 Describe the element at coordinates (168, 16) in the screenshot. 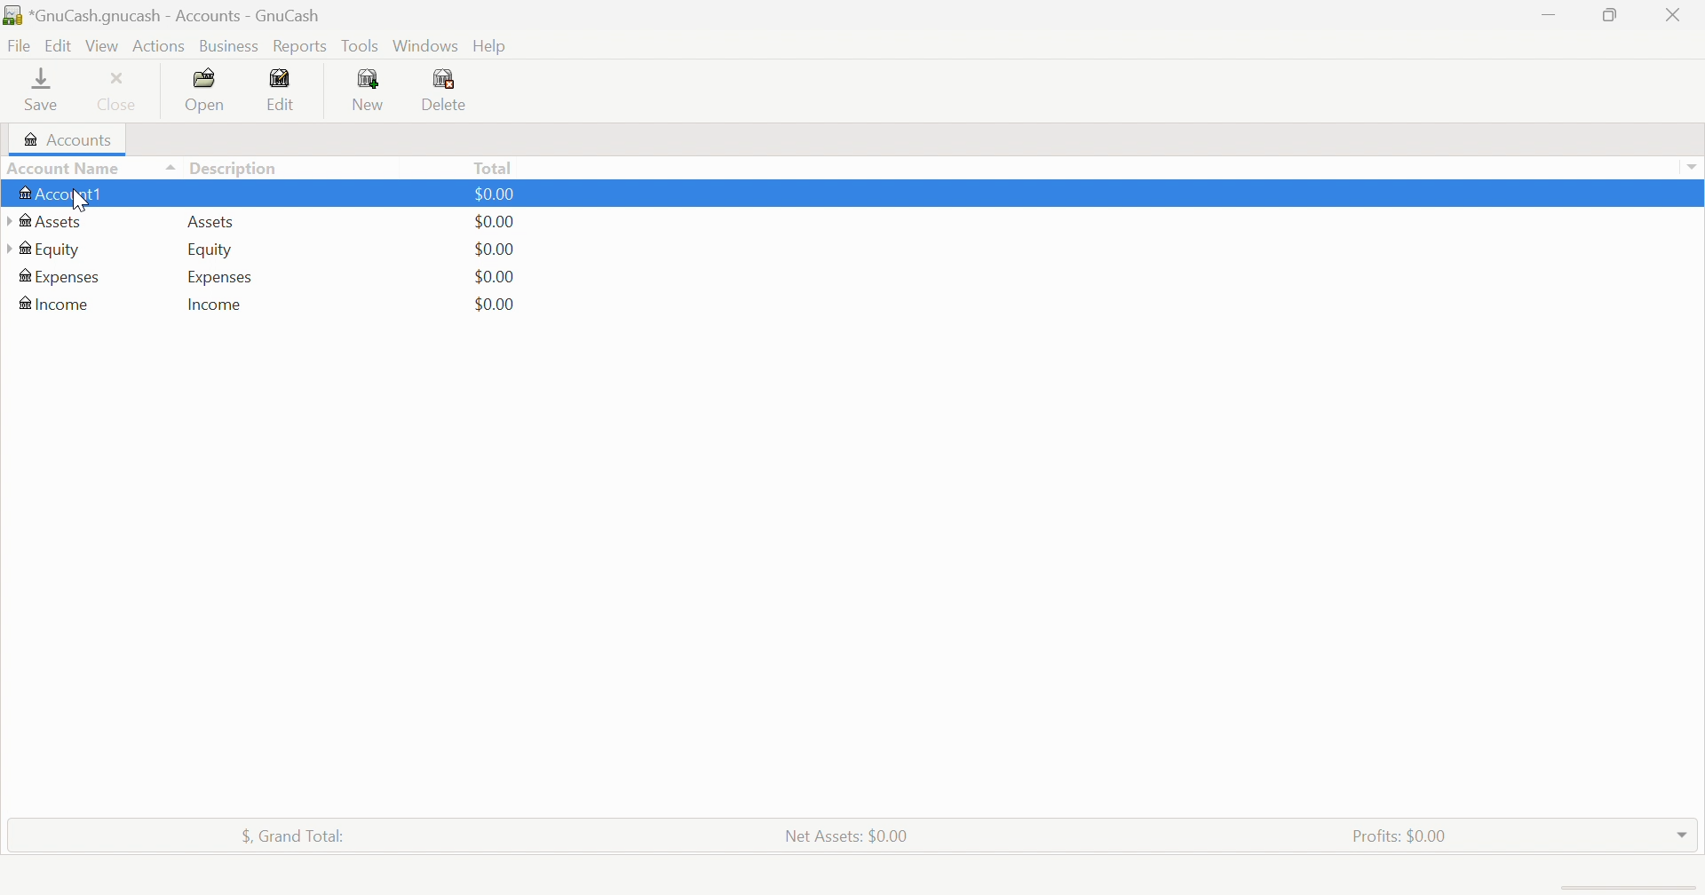

I see `*GnuCash.gnucash - Accounts - GnuCash` at that location.